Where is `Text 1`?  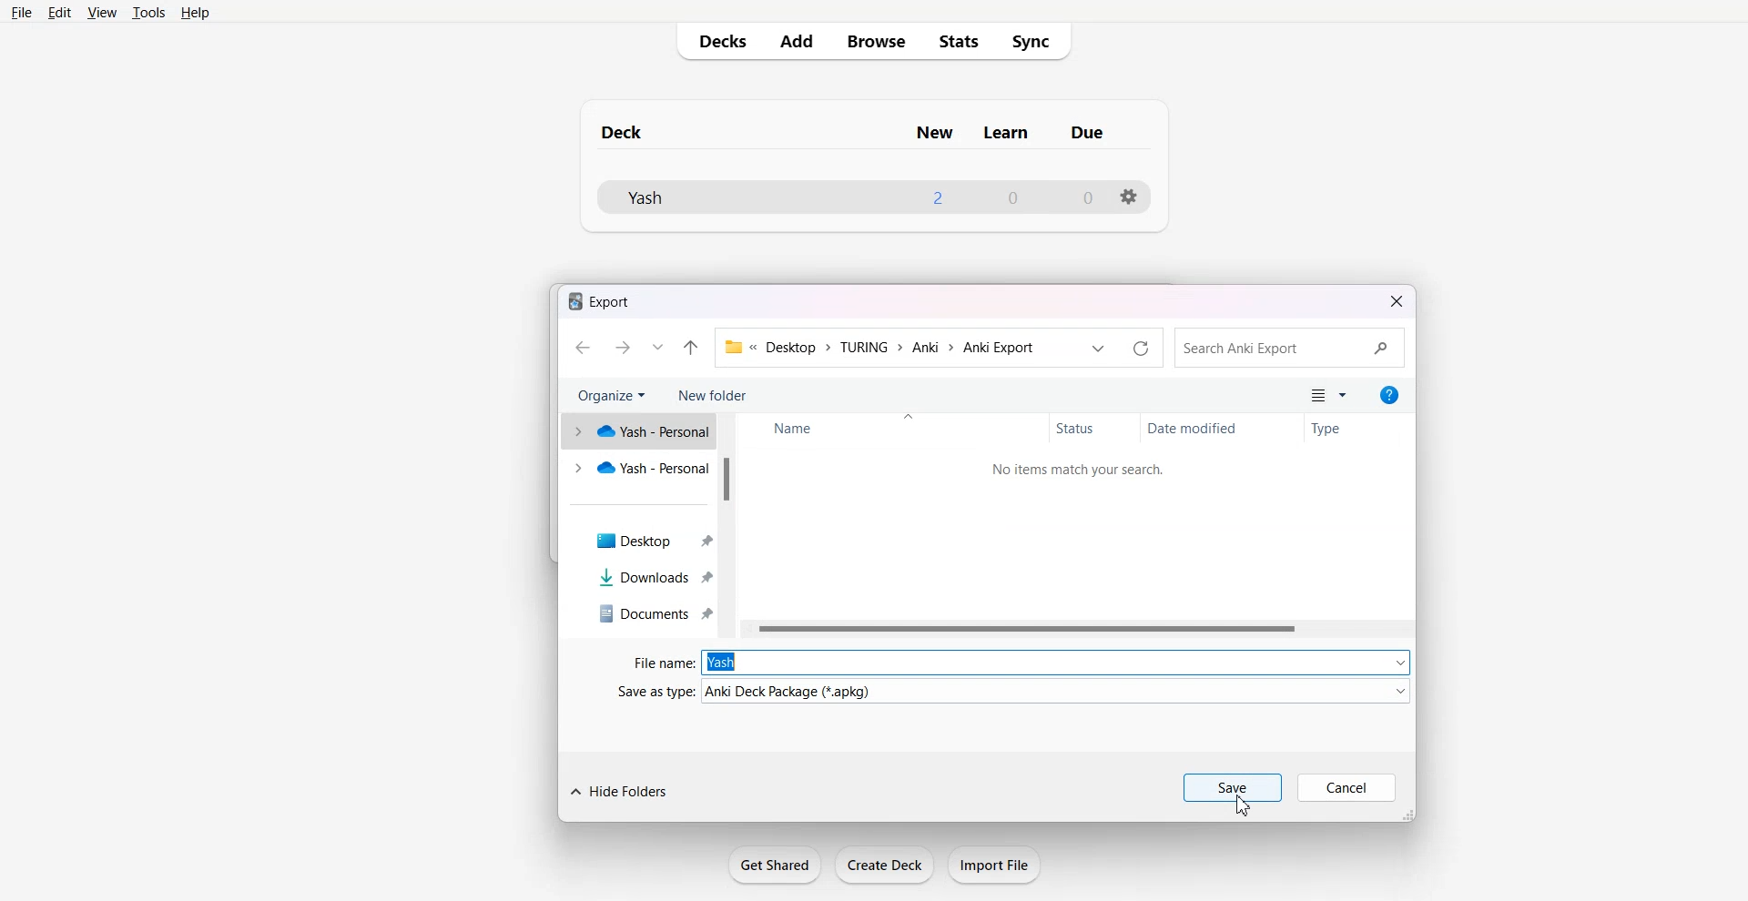 Text 1 is located at coordinates (603, 300).